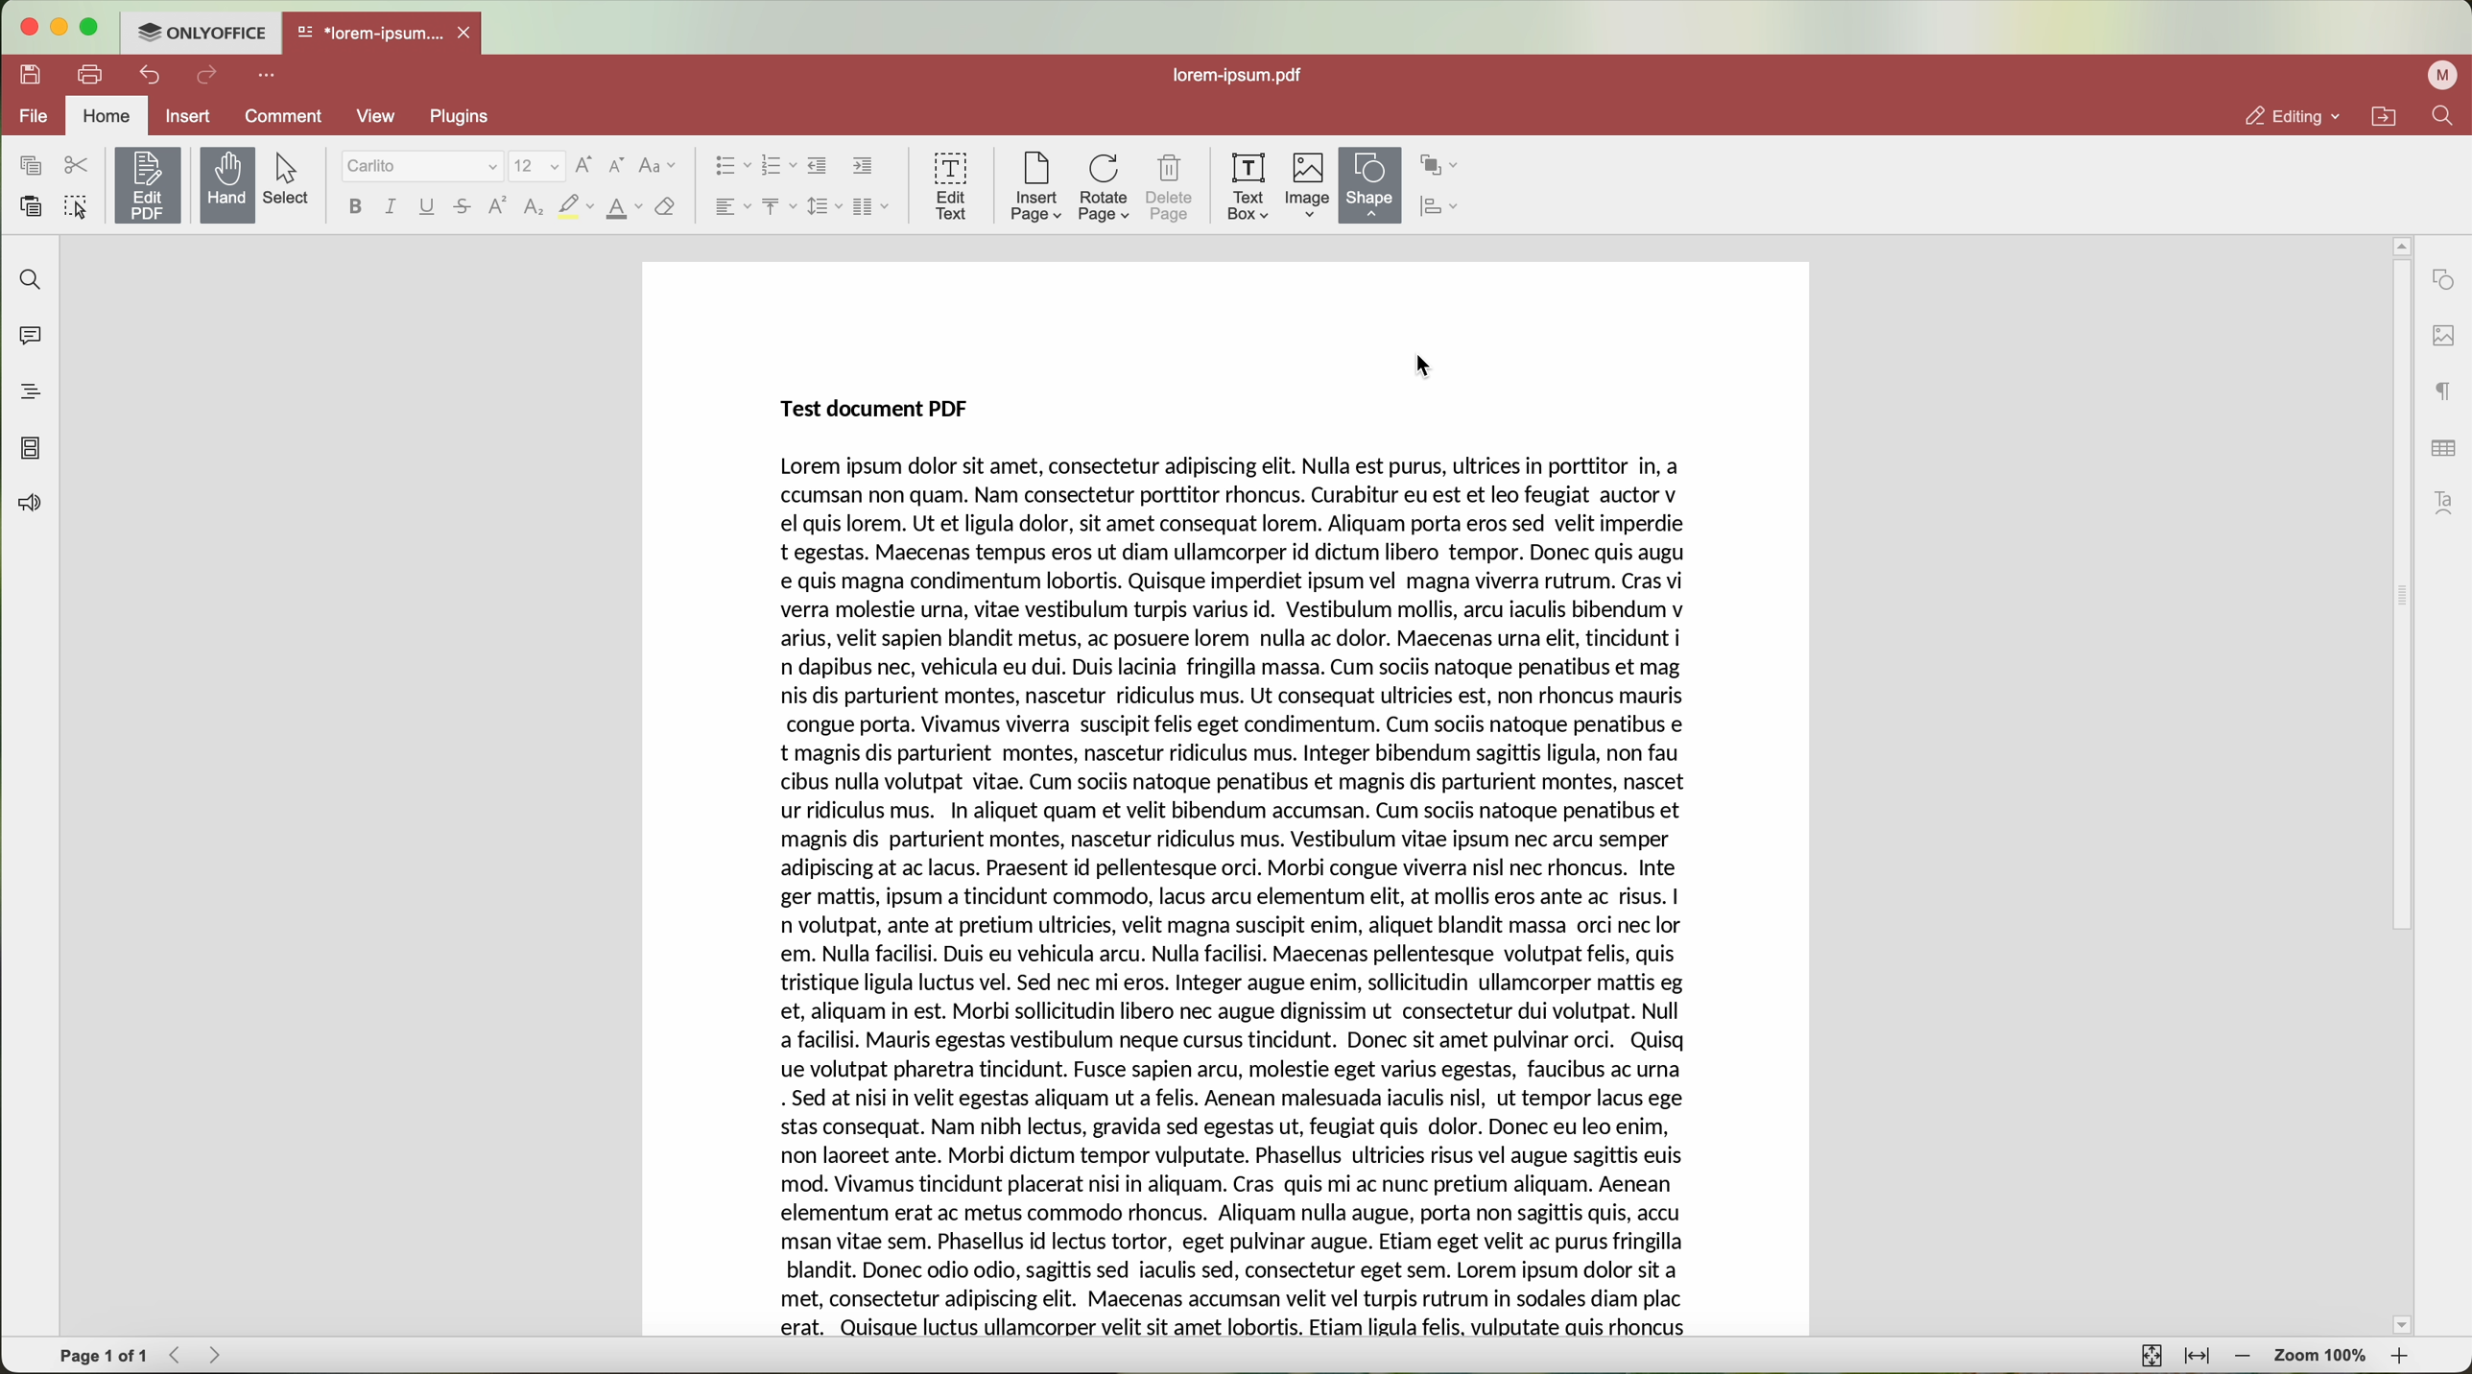 The width and height of the screenshot is (2472, 1374). I want to click on cut, so click(76, 165).